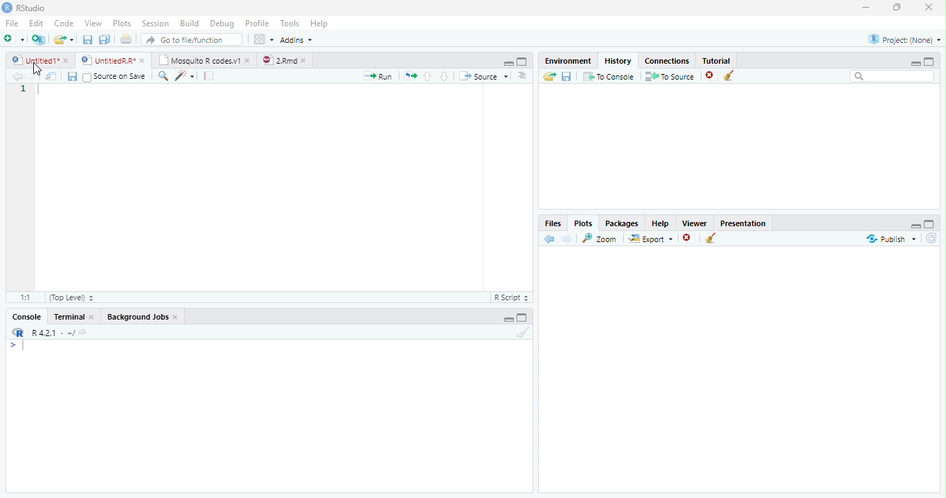  I want to click on Clear, so click(522, 332).